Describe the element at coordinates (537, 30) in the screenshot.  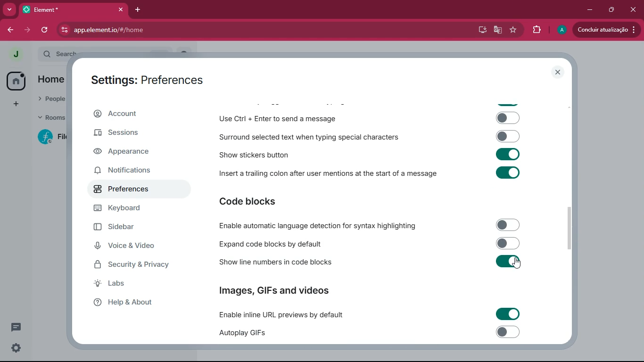
I see `extensions` at that location.